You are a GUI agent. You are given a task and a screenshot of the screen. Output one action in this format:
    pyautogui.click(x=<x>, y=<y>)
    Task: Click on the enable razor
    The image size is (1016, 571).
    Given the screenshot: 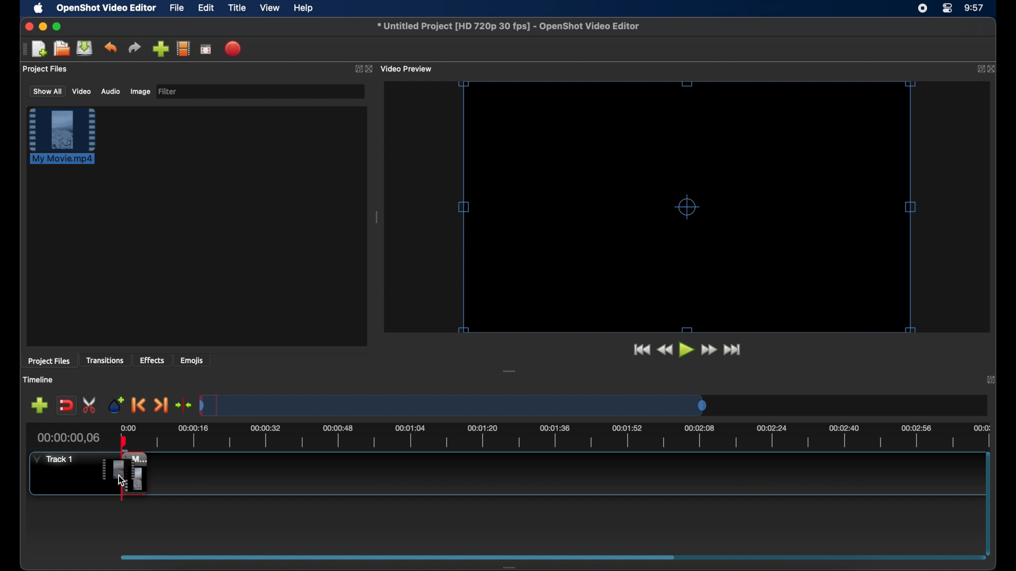 What is the action you would take?
    pyautogui.click(x=90, y=406)
    